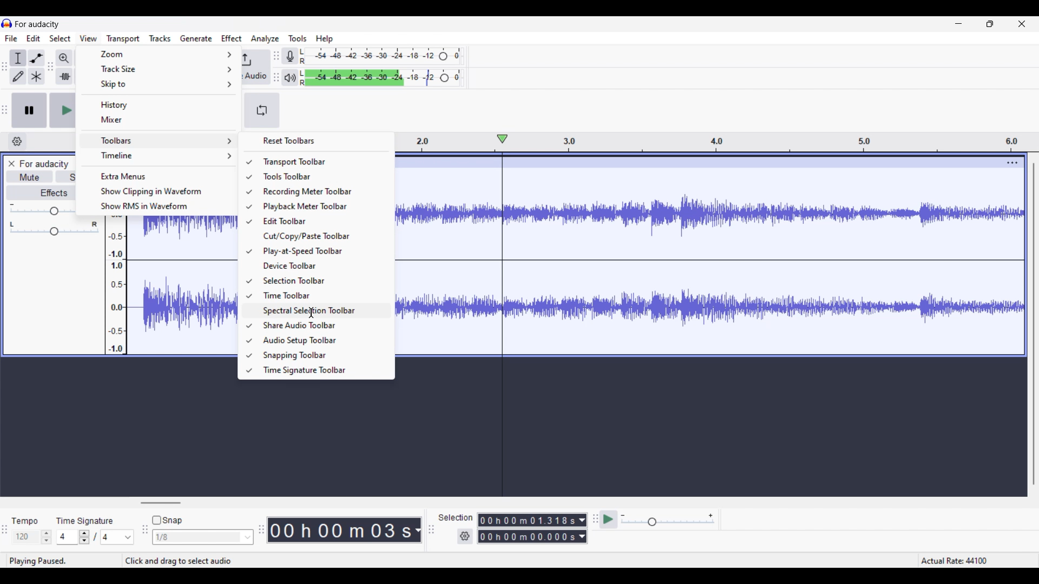 Image resolution: width=1039 pixels, height=584 pixels. Describe the element at coordinates (37, 24) in the screenshot. I see `Software name` at that location.